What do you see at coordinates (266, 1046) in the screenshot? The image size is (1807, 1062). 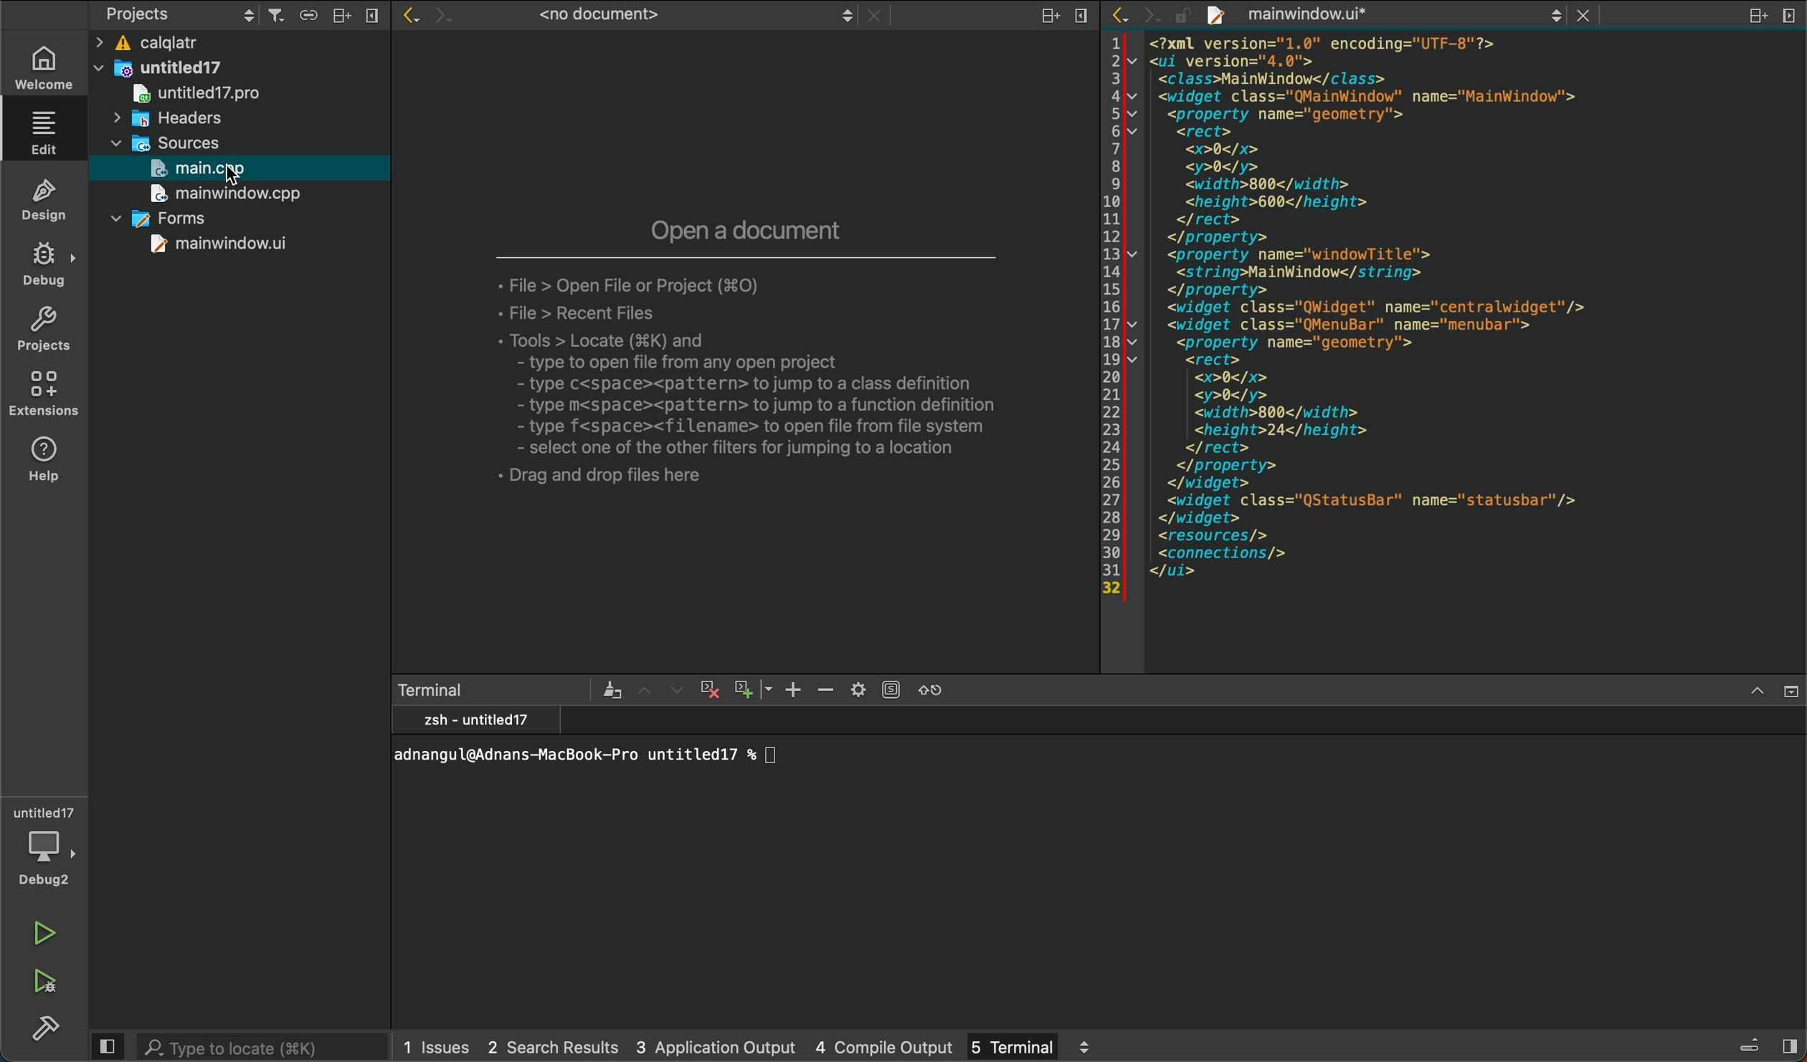 I see `search` at bounding box center [266, 1046].